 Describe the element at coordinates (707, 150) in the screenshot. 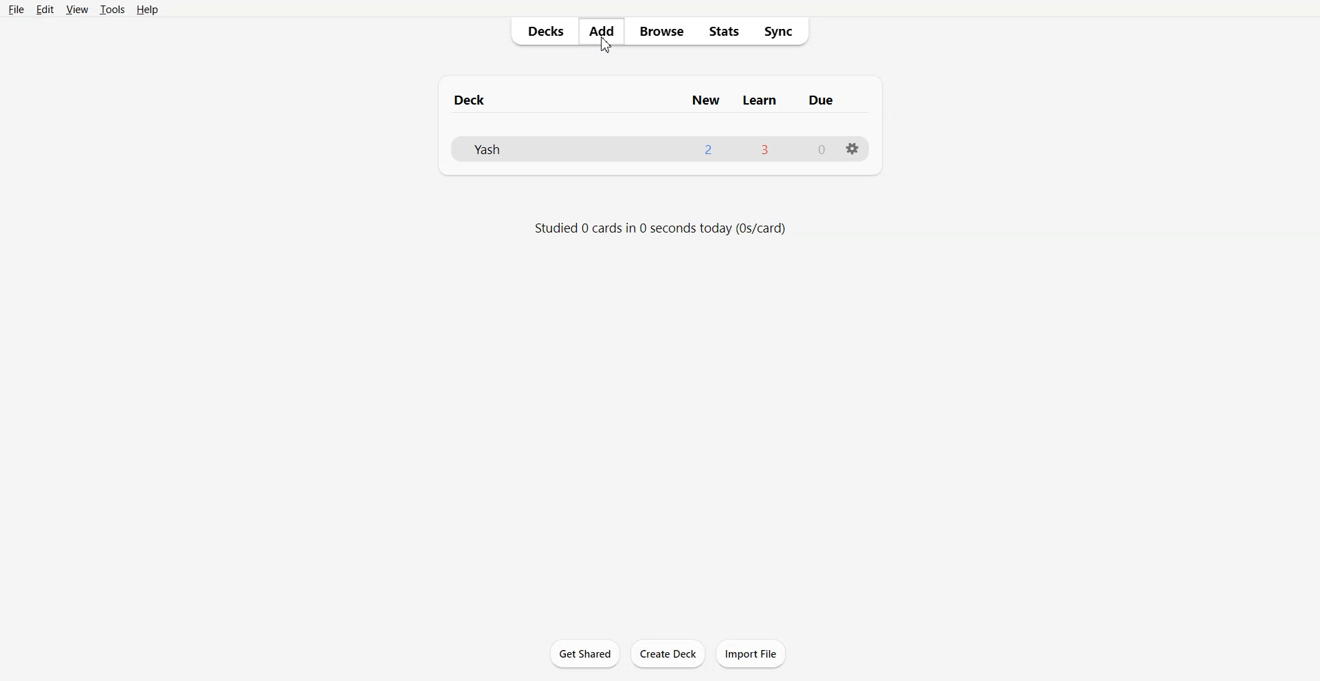

I see `2` at that location.